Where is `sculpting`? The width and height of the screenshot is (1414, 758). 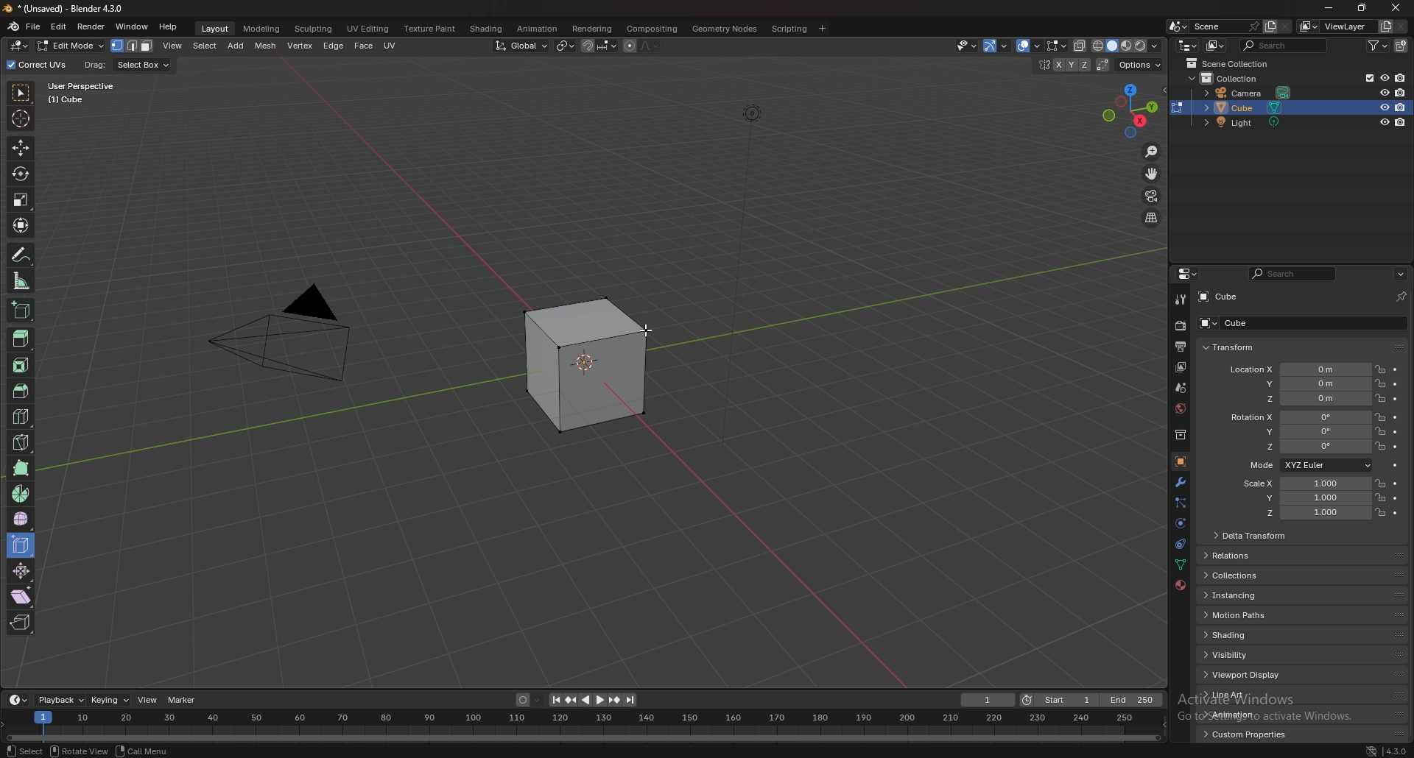
sculpting is located at coordinates (314, 29).